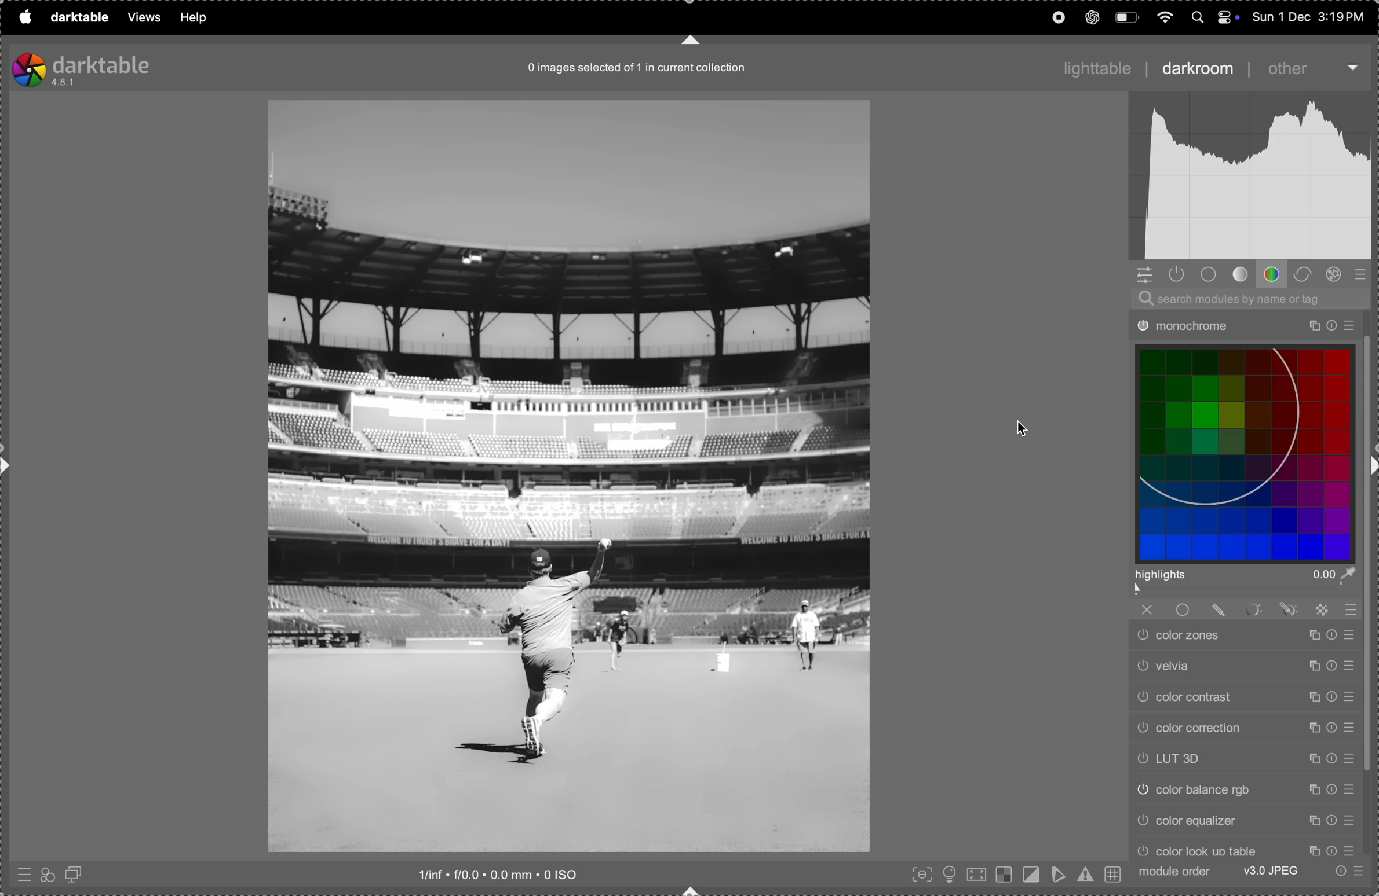 This screenshot has height=896, width=1379. I want to click on toggle soft proffing, so click(1057, 875).